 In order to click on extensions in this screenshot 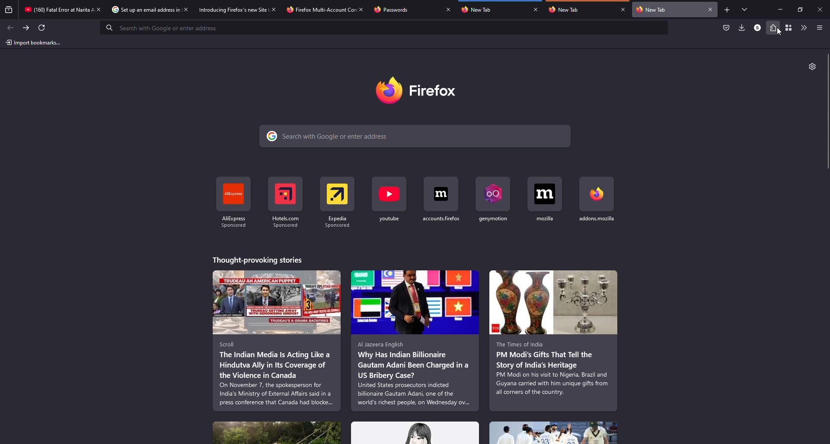, I will do `click(772, 28)`.